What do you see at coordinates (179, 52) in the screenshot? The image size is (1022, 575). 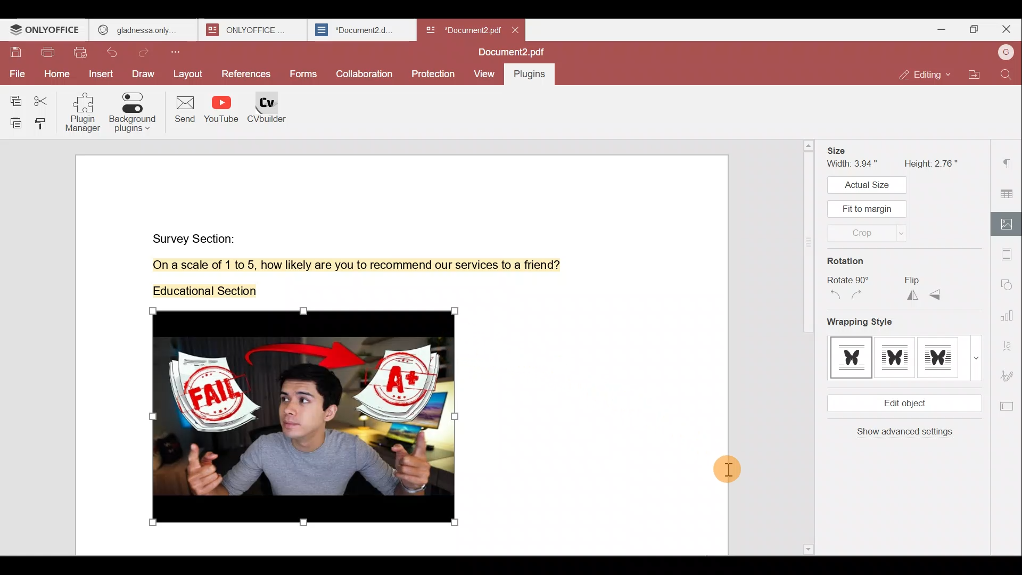 I see `Customize quick access toolbar` at bounding box center [179, 52].